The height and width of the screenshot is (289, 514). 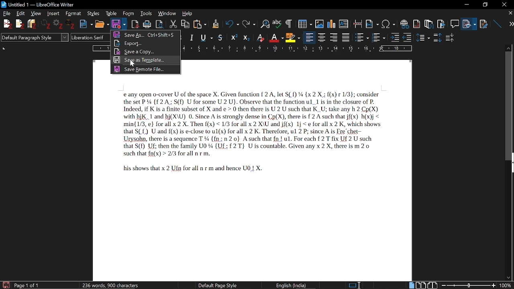 I want to click on Insert symbol, so click(x=389, y=23).